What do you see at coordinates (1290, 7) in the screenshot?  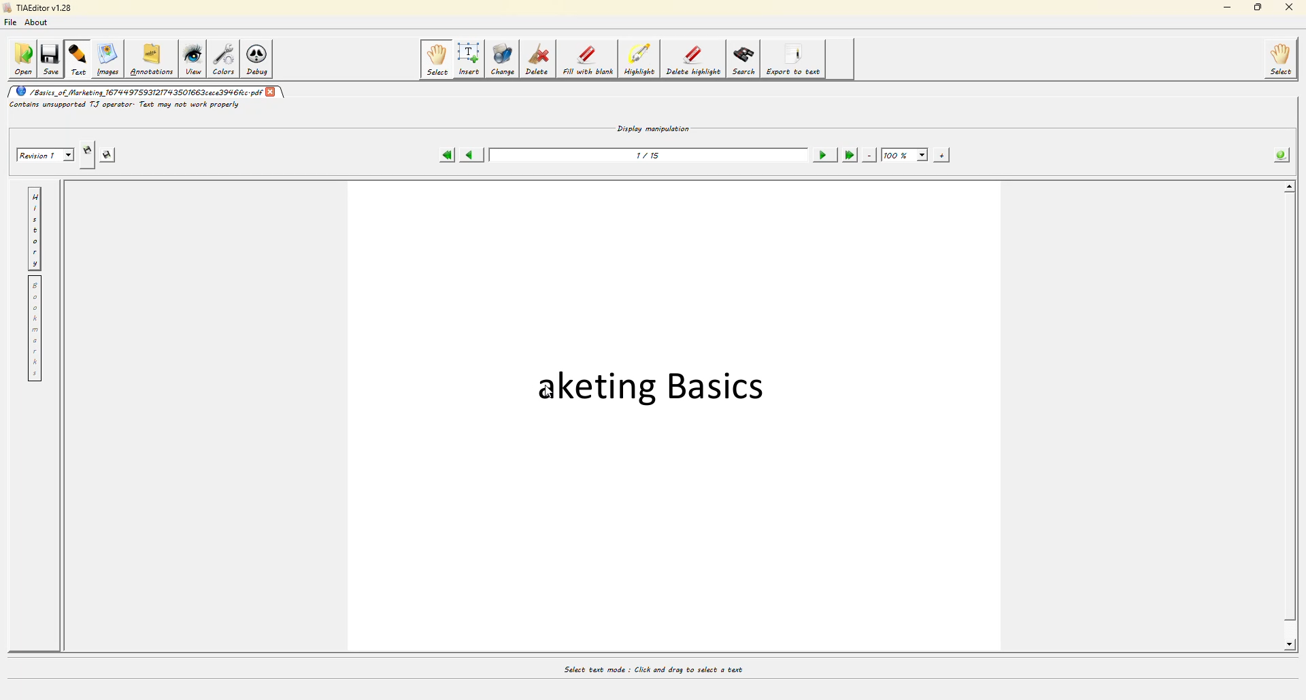 I see `close` at bounding box center [1290, 7].